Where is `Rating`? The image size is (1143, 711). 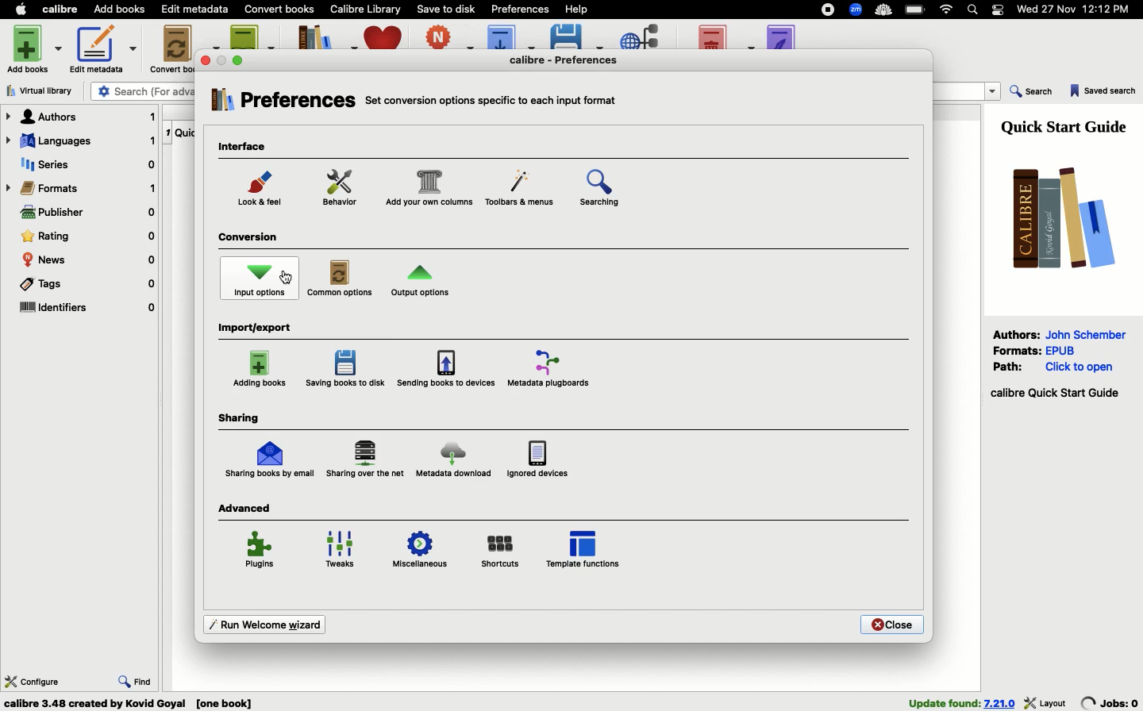 Rating is located at coordinates (88, 236).